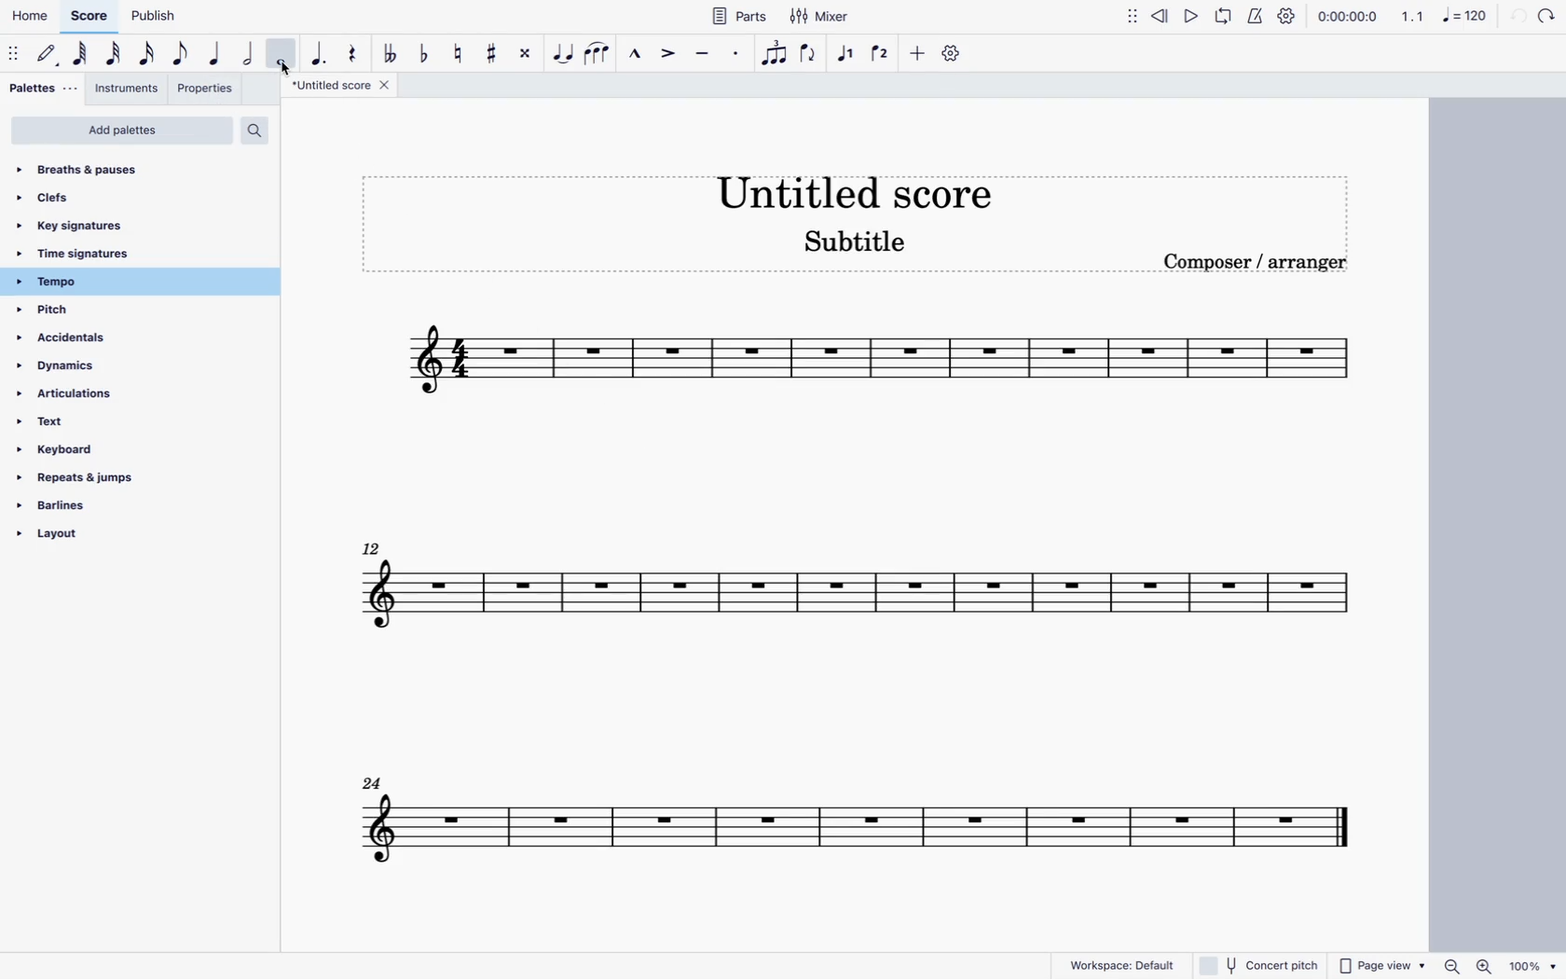  Describe the element at coordinates (867, 242) in the screenshot. I see `score subtitle` at that location.